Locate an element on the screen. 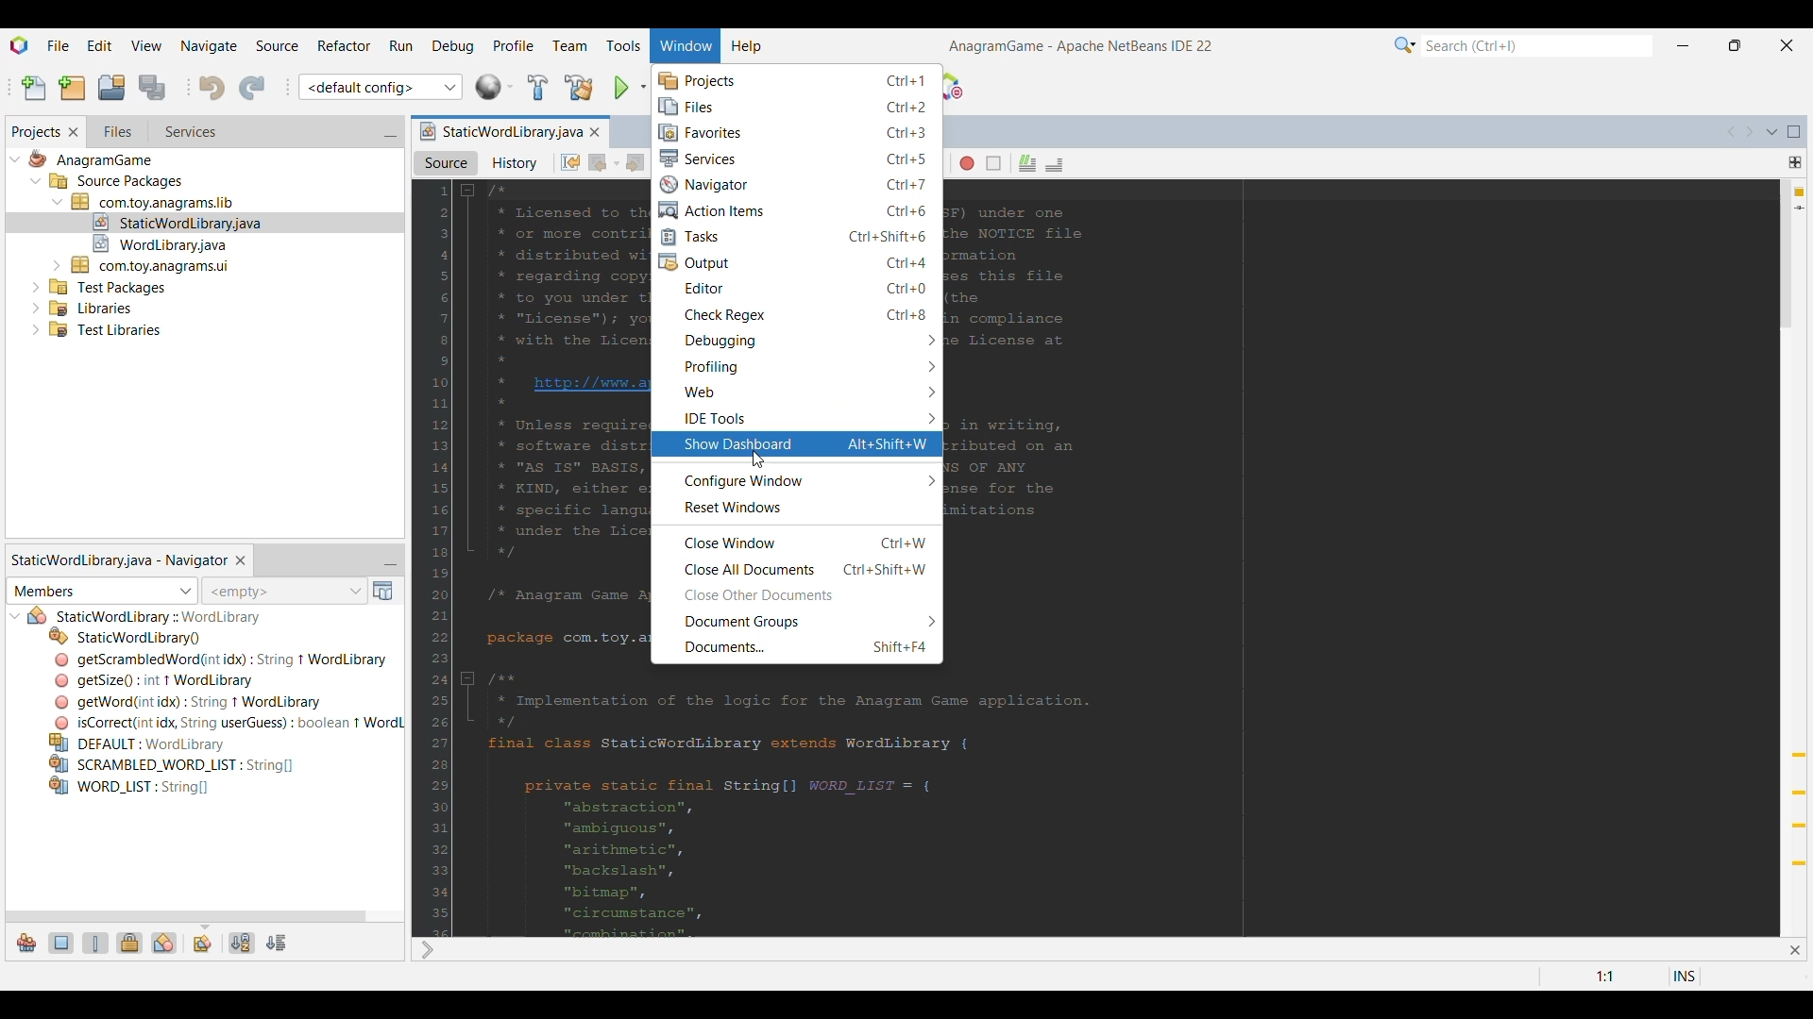  Minimize window group is located at coordinates (390, 561).